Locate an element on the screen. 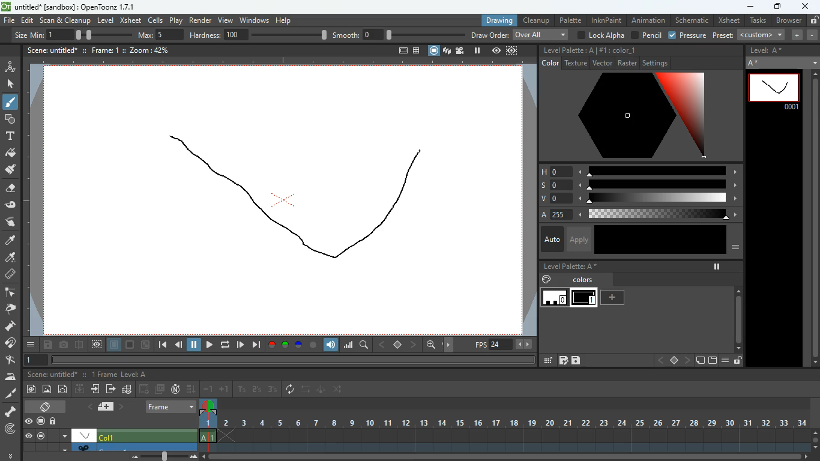 The width and height of the screenshot is (820, 461). frames is located at coordinates (102, 375).